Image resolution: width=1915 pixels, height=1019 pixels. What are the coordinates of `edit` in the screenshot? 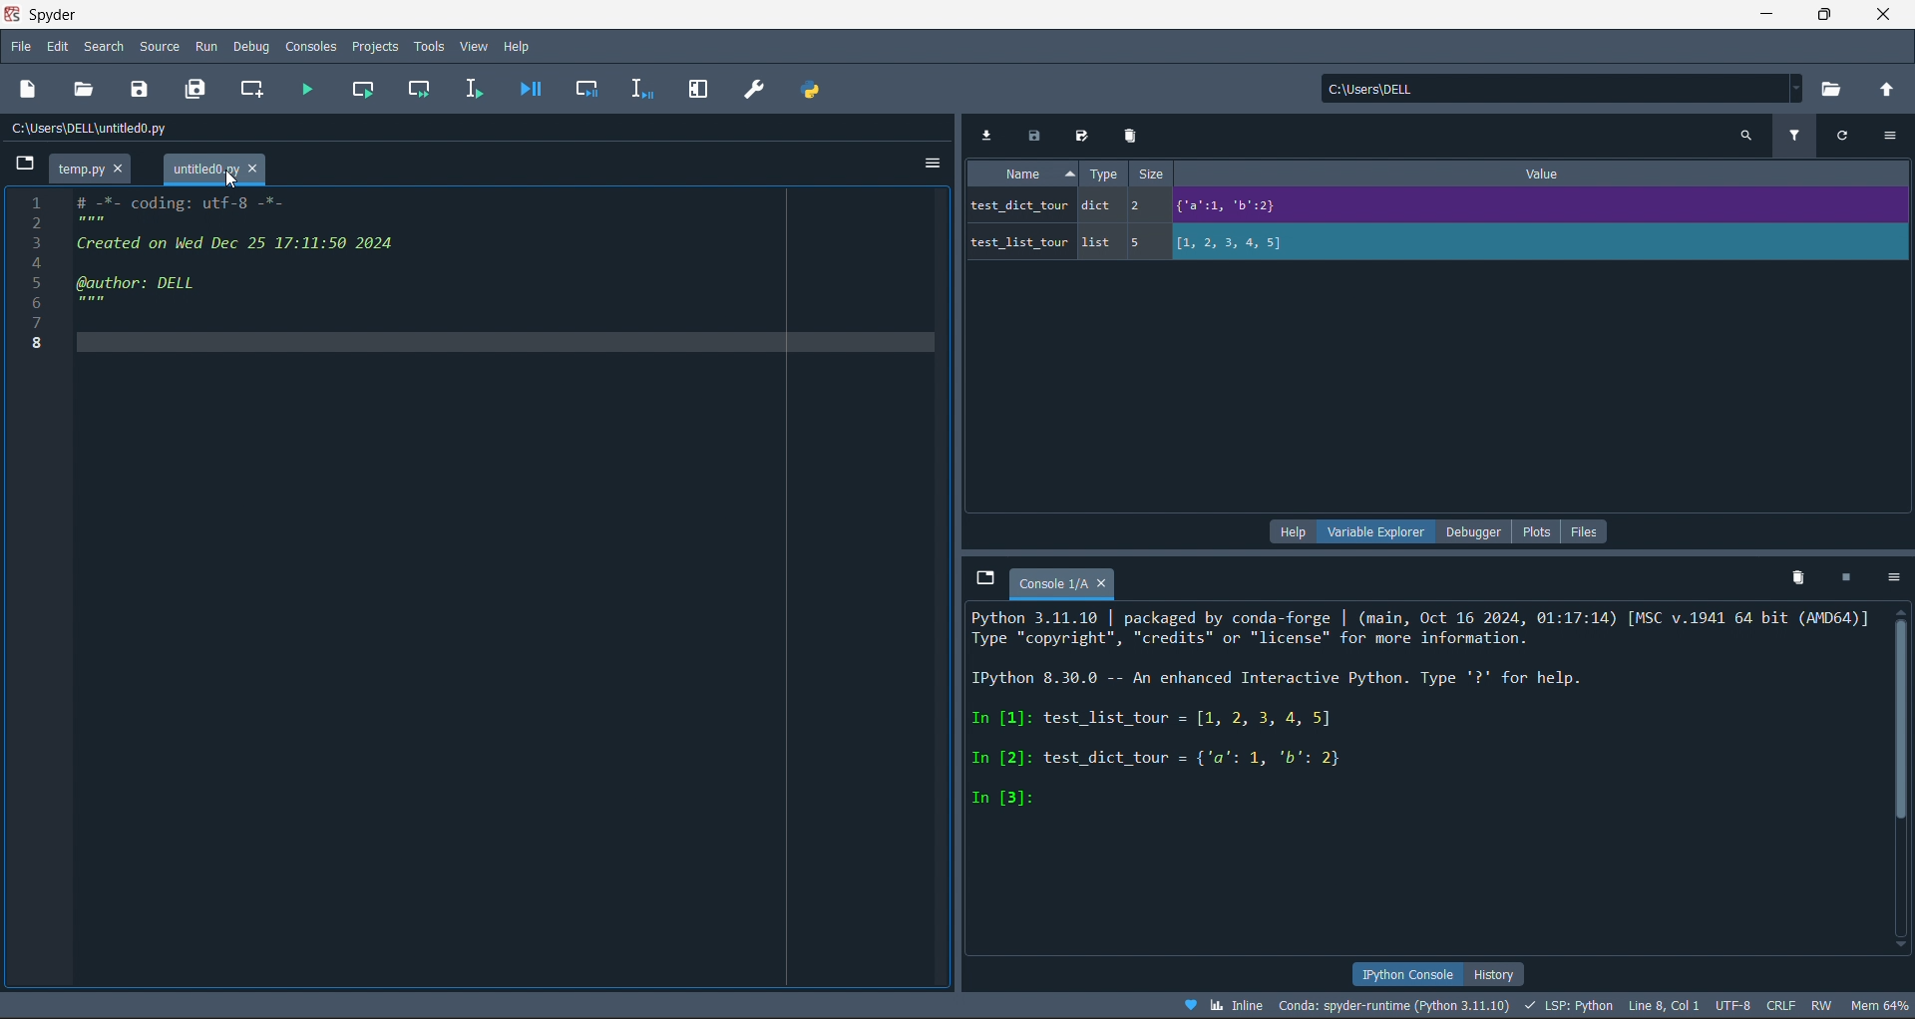 It's located at (59, 48).